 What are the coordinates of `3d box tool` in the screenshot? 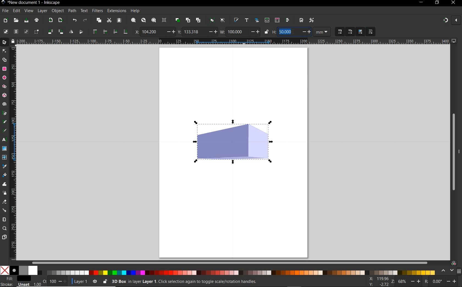 It's located at (4, 96).